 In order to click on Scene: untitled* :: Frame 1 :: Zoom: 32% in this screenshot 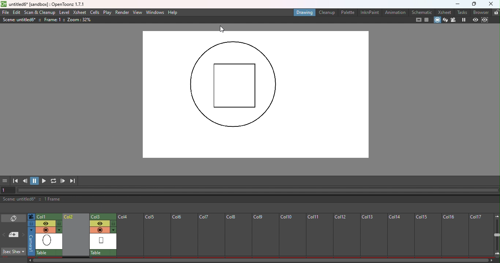, I will do `click(60, 20)`.